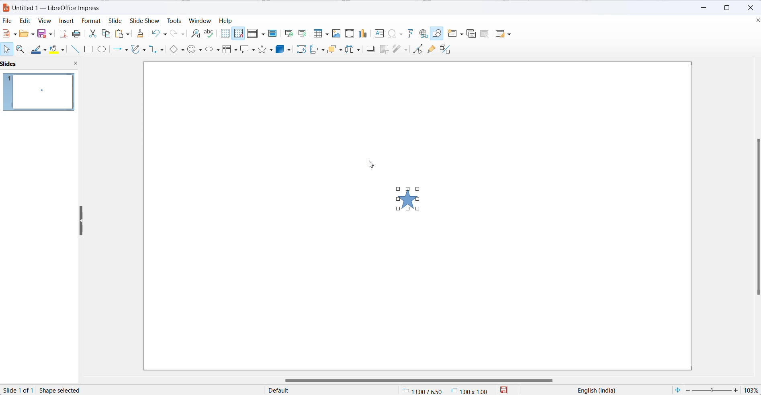  Describe the element at coordinates (592, 391) in the screenshot. I see `English(India)` at that location.